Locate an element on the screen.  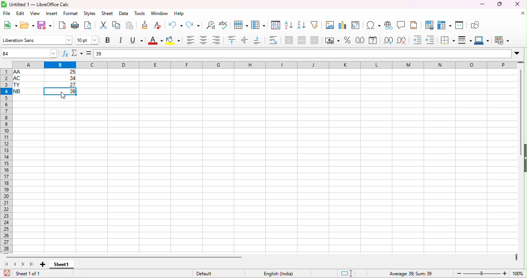
selected cell number is located at coordinates (30, 53).